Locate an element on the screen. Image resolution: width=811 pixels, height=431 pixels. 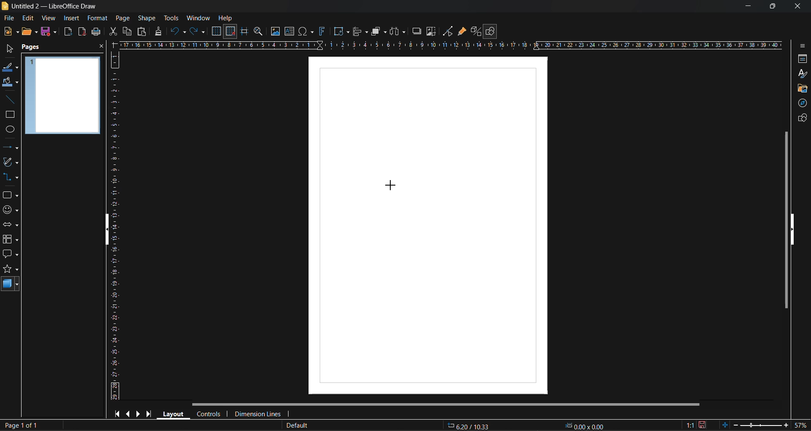
minimize is located at coordinates (744, 6).